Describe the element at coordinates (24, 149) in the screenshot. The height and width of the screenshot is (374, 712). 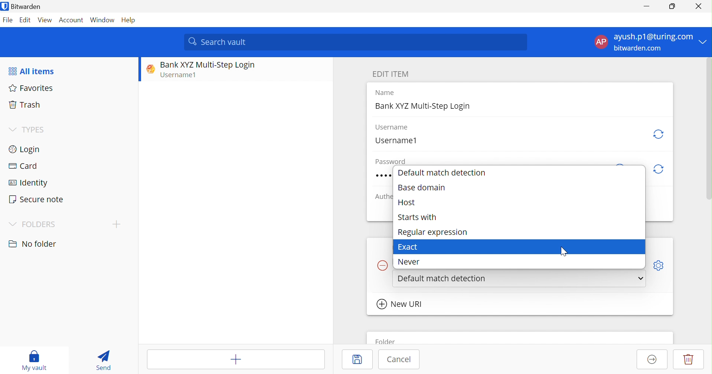
I see `Login` at that location.